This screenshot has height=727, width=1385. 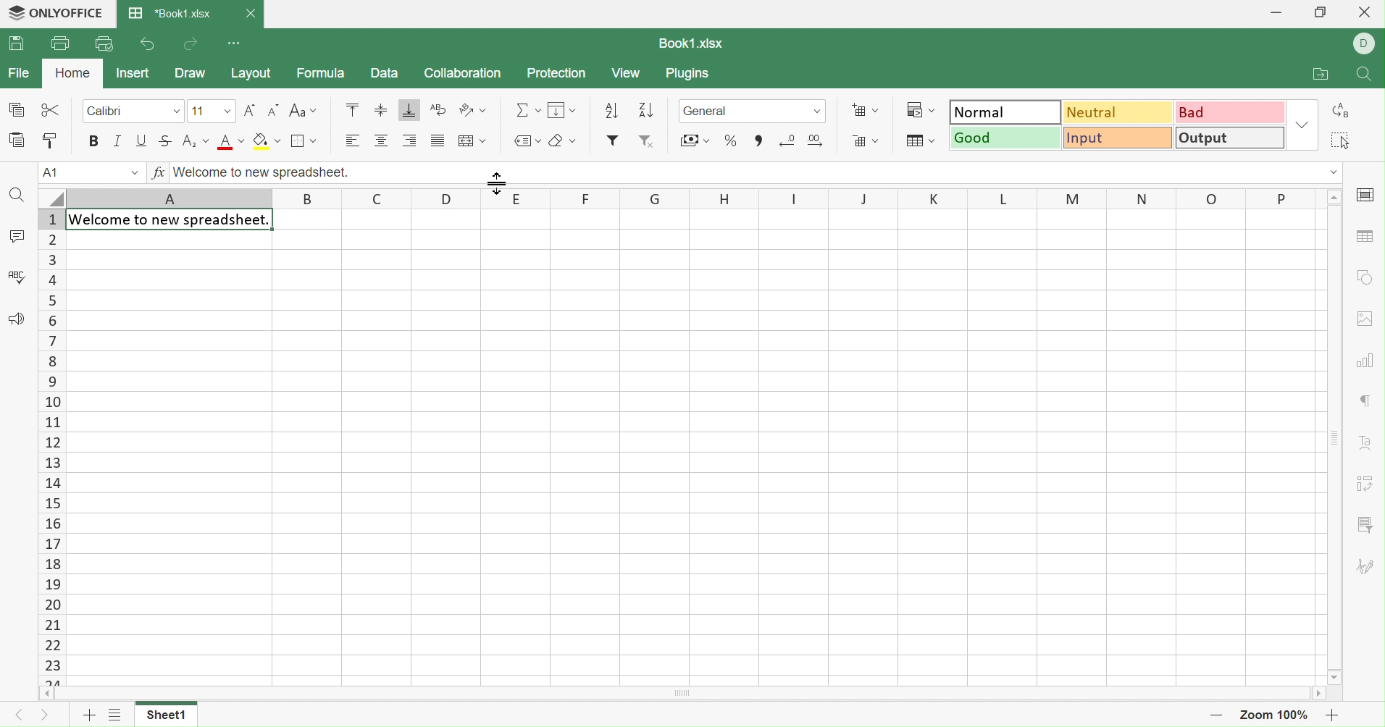 I want to click on Quick Print, so click(x=103, y=43).